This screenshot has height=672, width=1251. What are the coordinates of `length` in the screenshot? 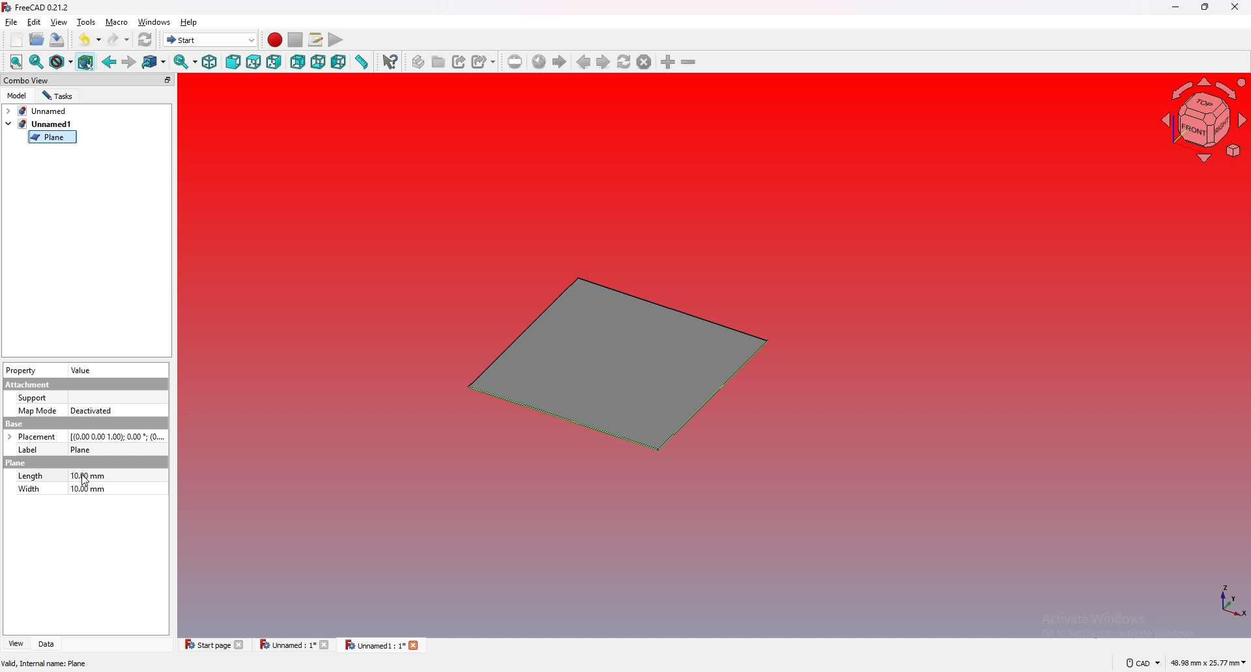 It's located at (31, 475).